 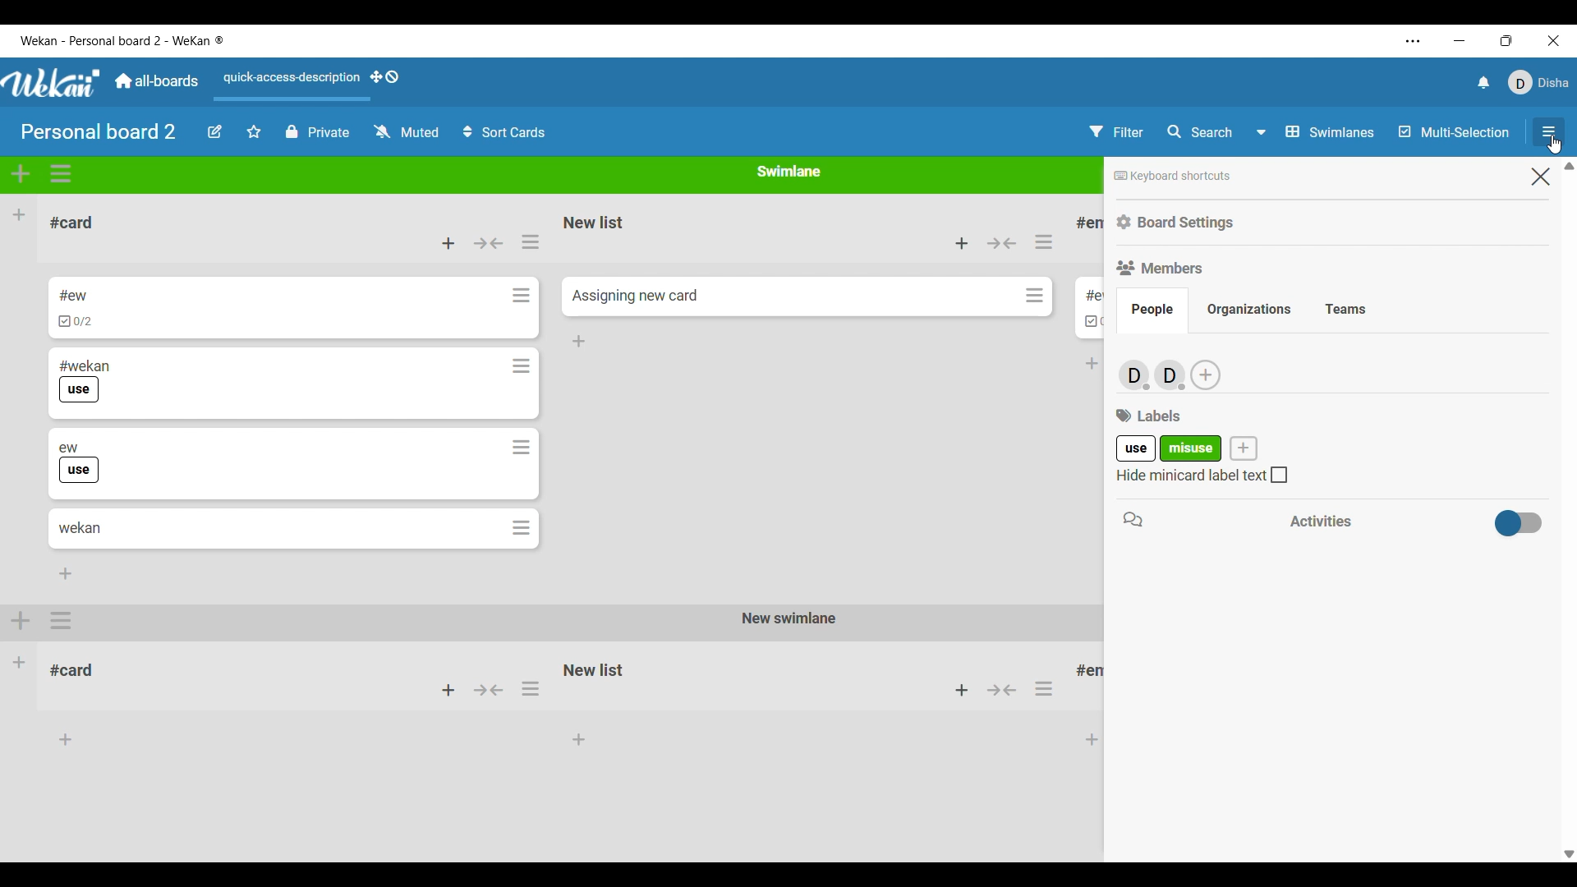 What do you see at coordinates (1086, 296) in the screenshot?
I see `List name ` at bounding box center [1086, 296].